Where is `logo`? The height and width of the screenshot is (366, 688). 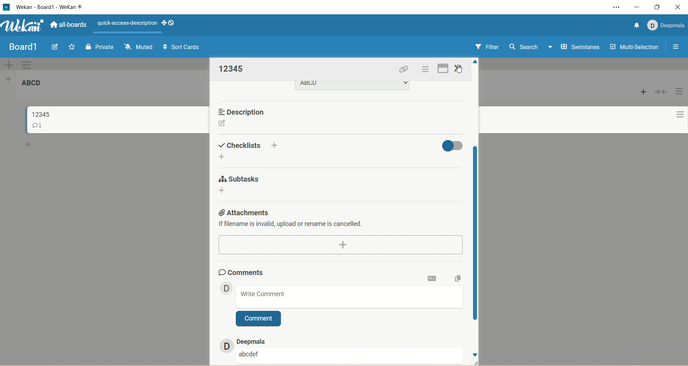 logo is located at coordinates (6, 8).